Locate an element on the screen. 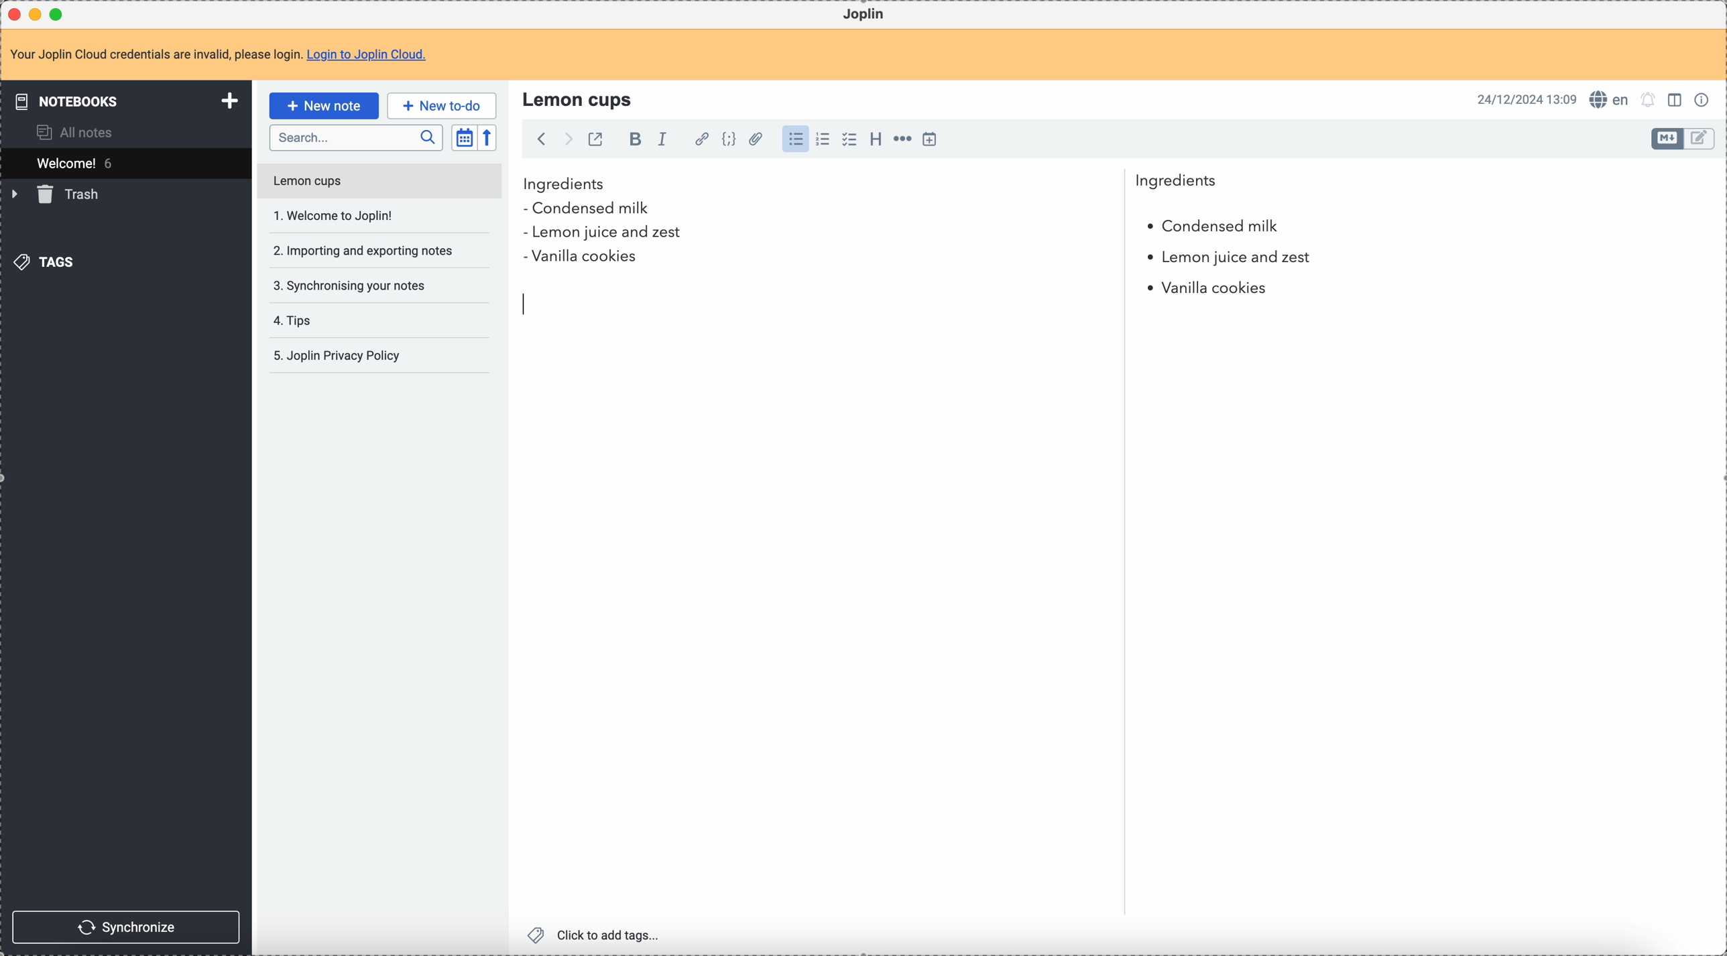 The width and height of the screenshot is (1727, 956). lemon cups is located at coordinates (378, 184).